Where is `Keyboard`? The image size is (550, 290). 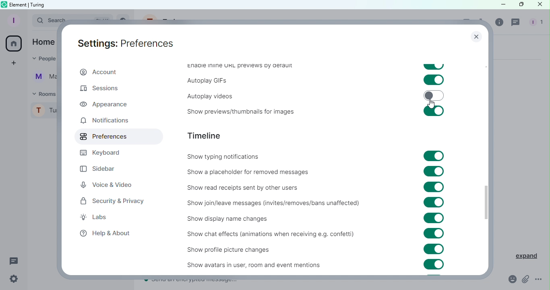
Keyboard is located at coordinates (104, 153).